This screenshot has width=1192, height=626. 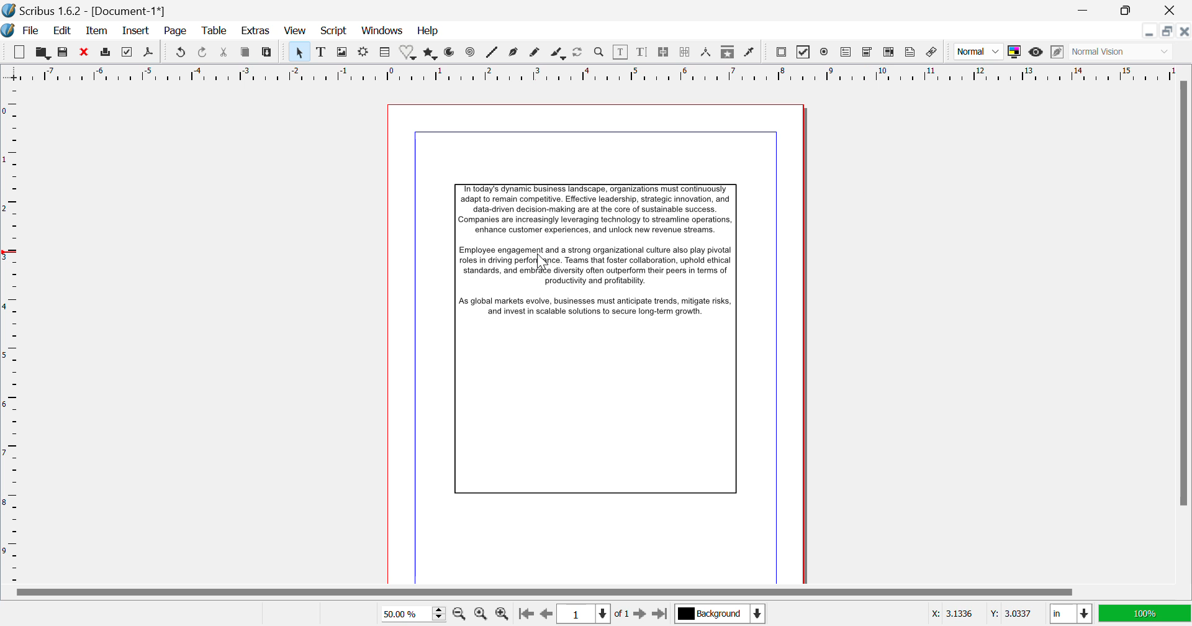 I want to click on Image Frame, so click(x=343, y=52).